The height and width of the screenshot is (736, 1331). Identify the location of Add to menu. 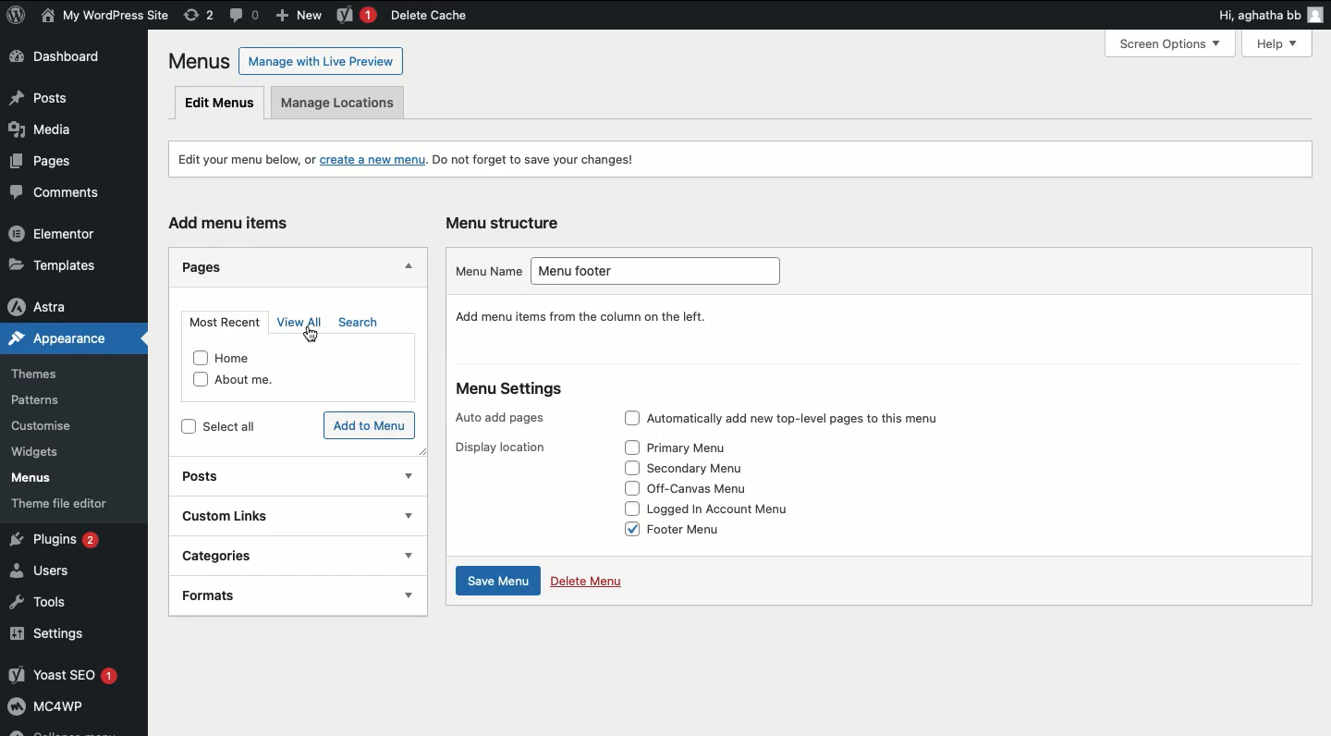
(369, 424).